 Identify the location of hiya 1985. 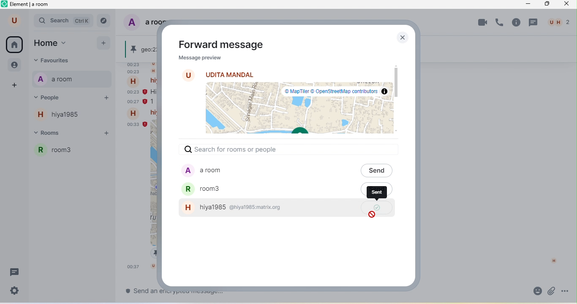
(63, 117).